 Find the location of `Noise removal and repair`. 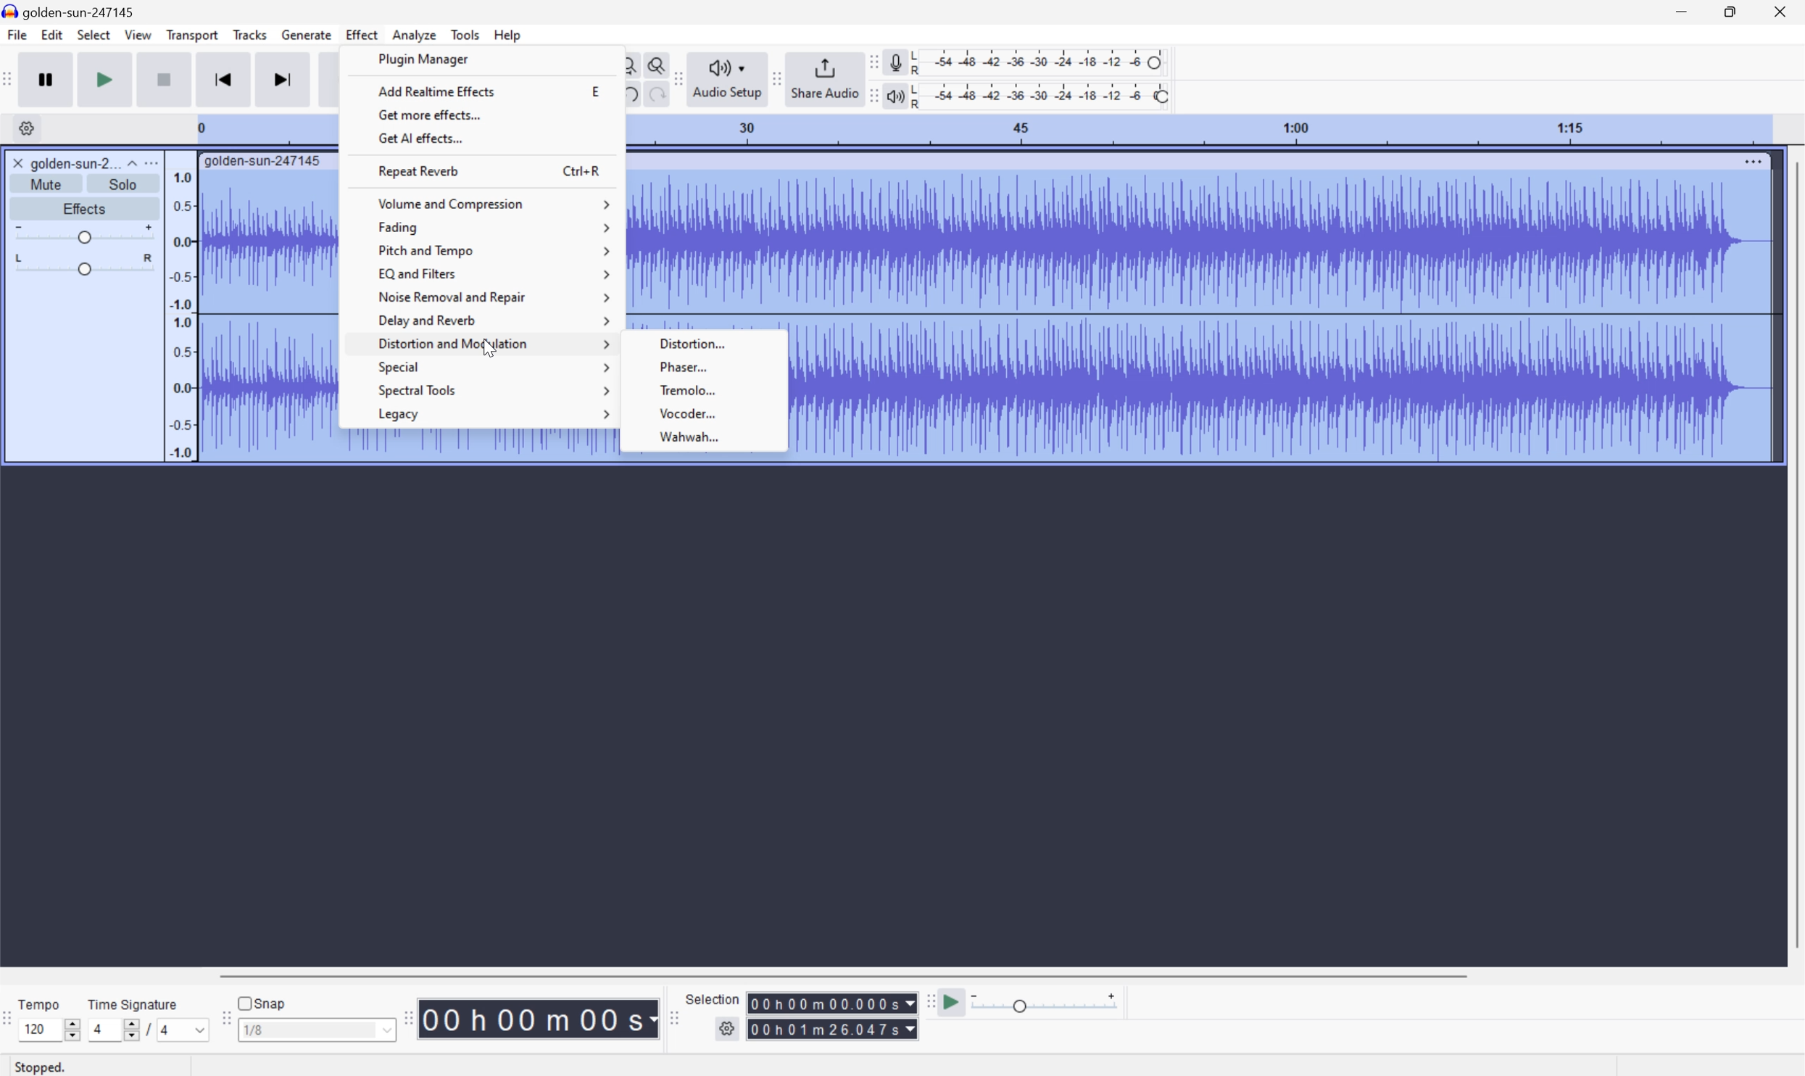

Noise removal and repair is located at coordinates (494, 297).